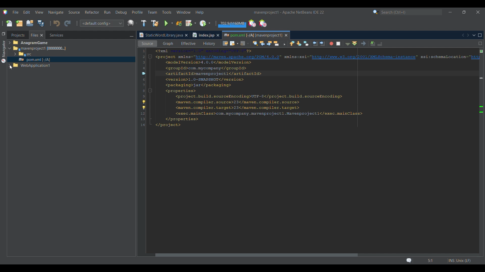 The height and width of the screenshot is (272, 485). What do you see at coordinates (131, 36) in the screenshot?
I see `Minimize` at bounding box center [131, 36].